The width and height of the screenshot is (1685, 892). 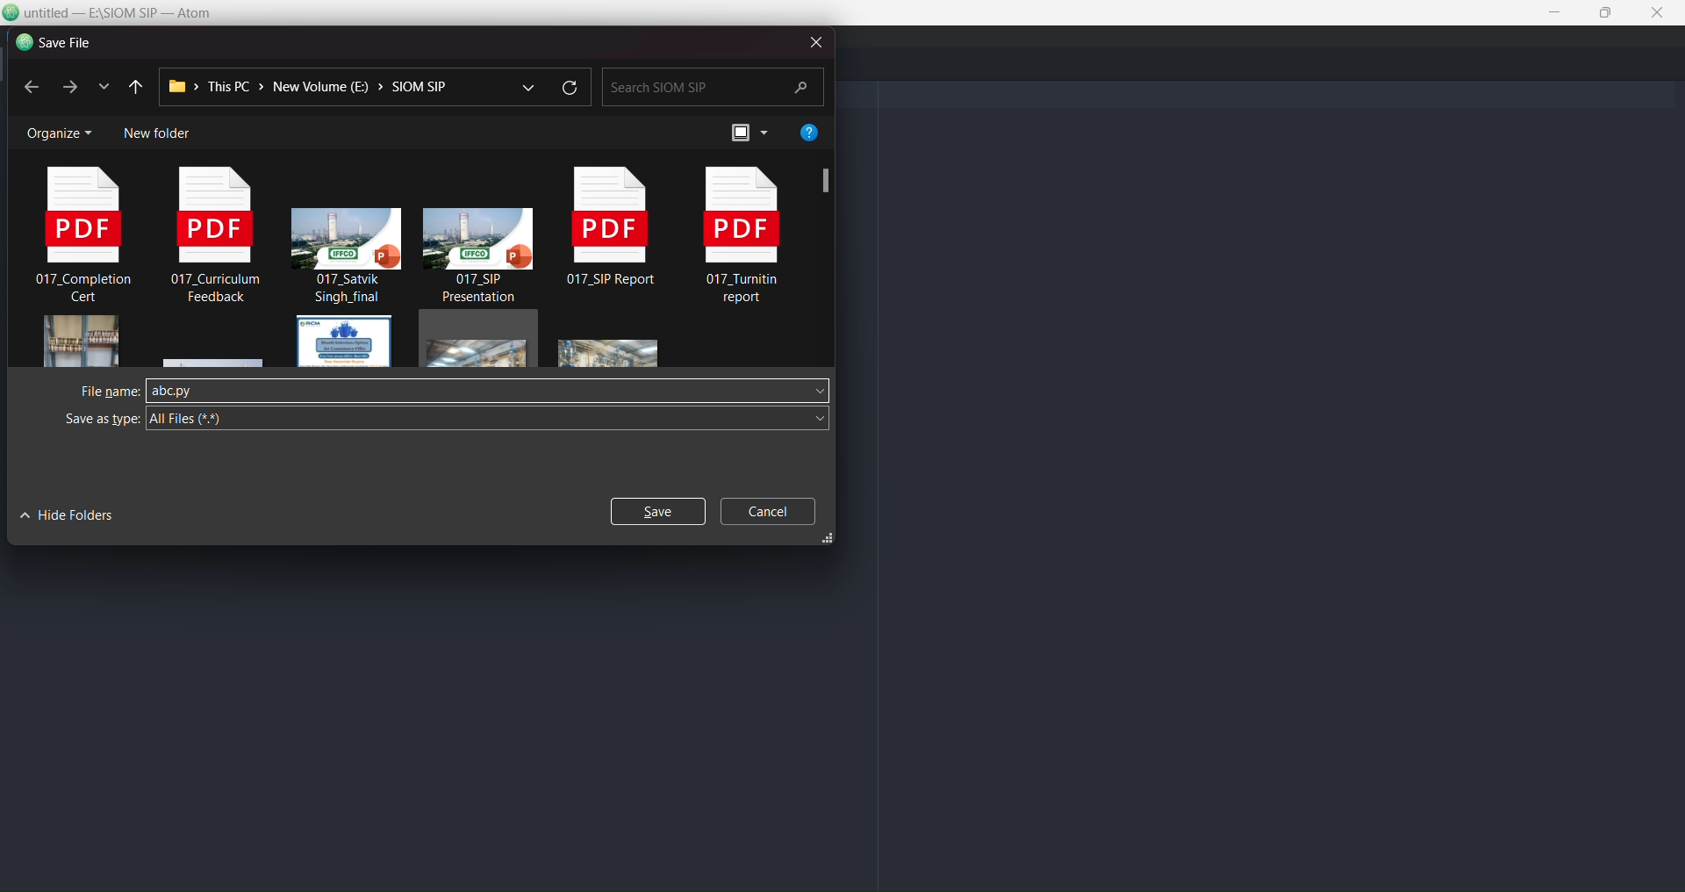 I want to click on minimize, so click(x=1552, y=11).